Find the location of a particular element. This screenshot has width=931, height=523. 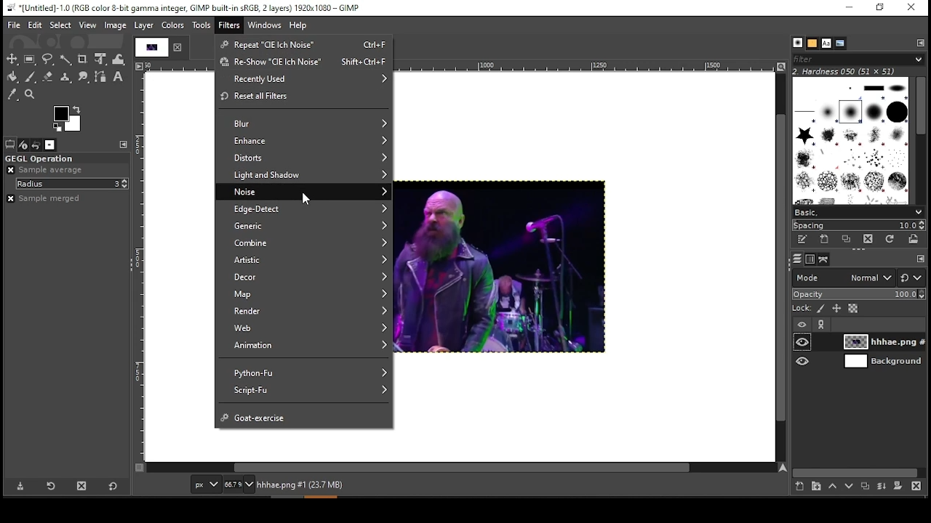

sample average is located at coordinates (47, 170).